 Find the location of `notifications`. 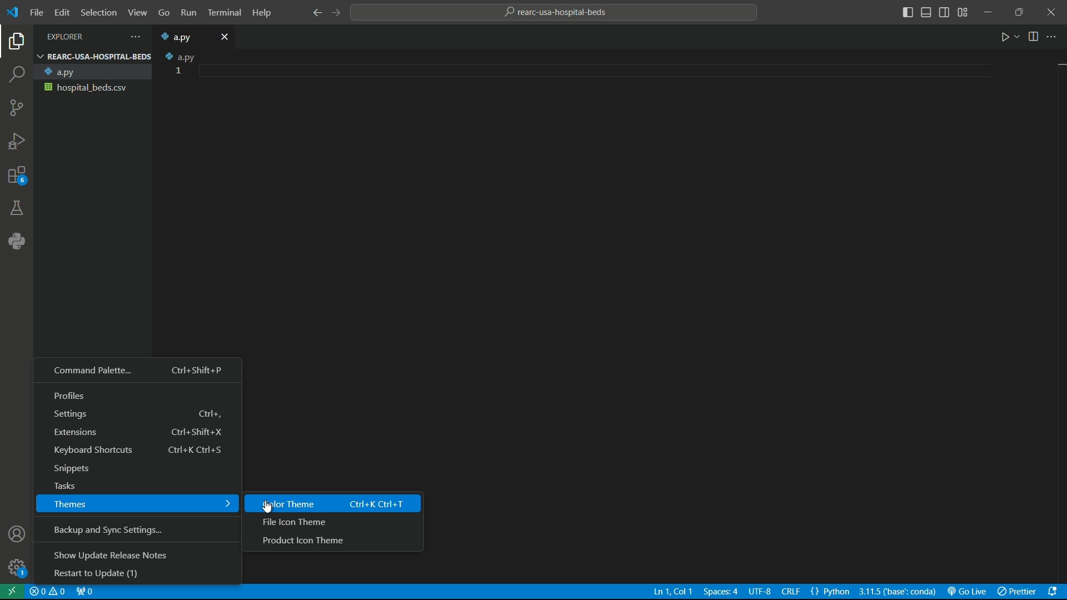

notifications is located at coordinates (1055, 592).